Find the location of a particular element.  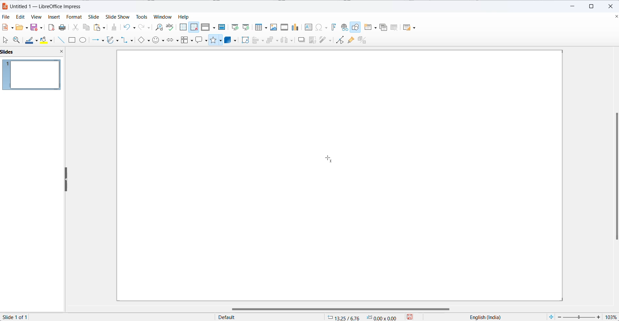

scrollbar is located at coordinates (337, 307).